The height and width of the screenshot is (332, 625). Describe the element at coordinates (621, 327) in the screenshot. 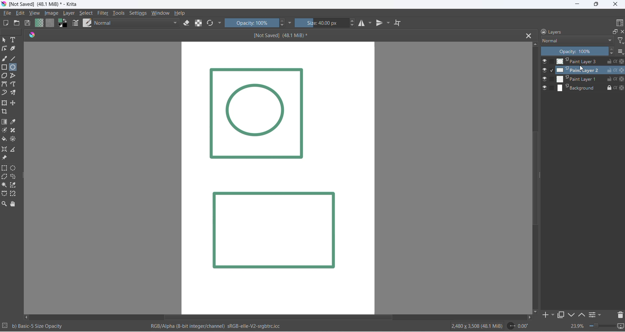

I see `slideshow` at that location.